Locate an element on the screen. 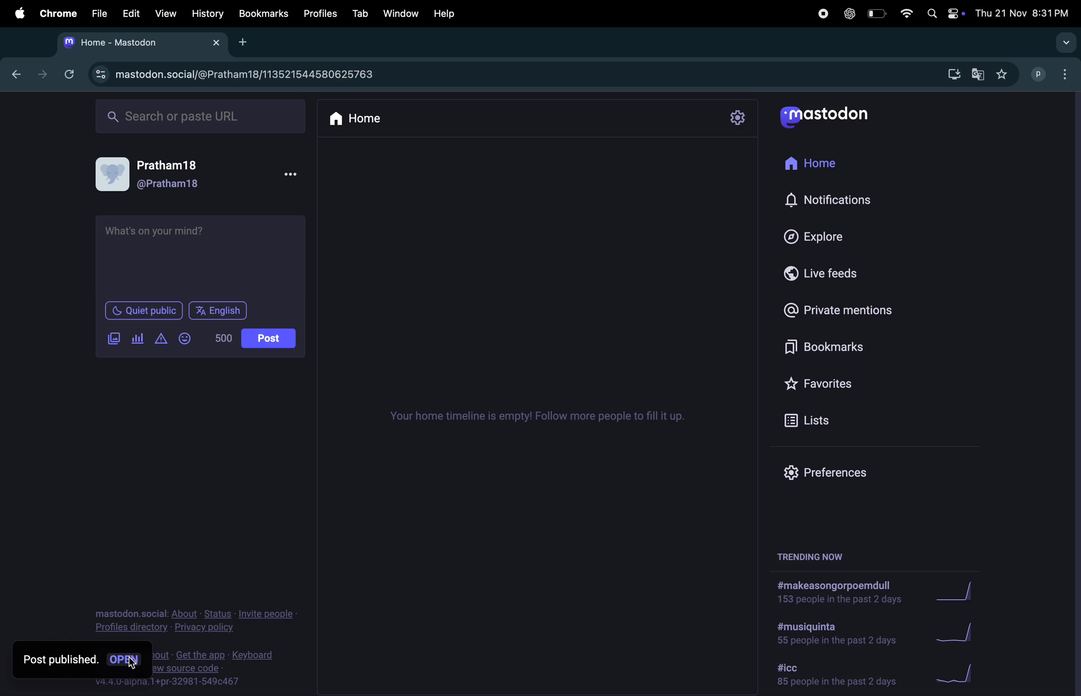 The height and width of the screenshot is (696, 1081). close is located at coordinates (215, 43).